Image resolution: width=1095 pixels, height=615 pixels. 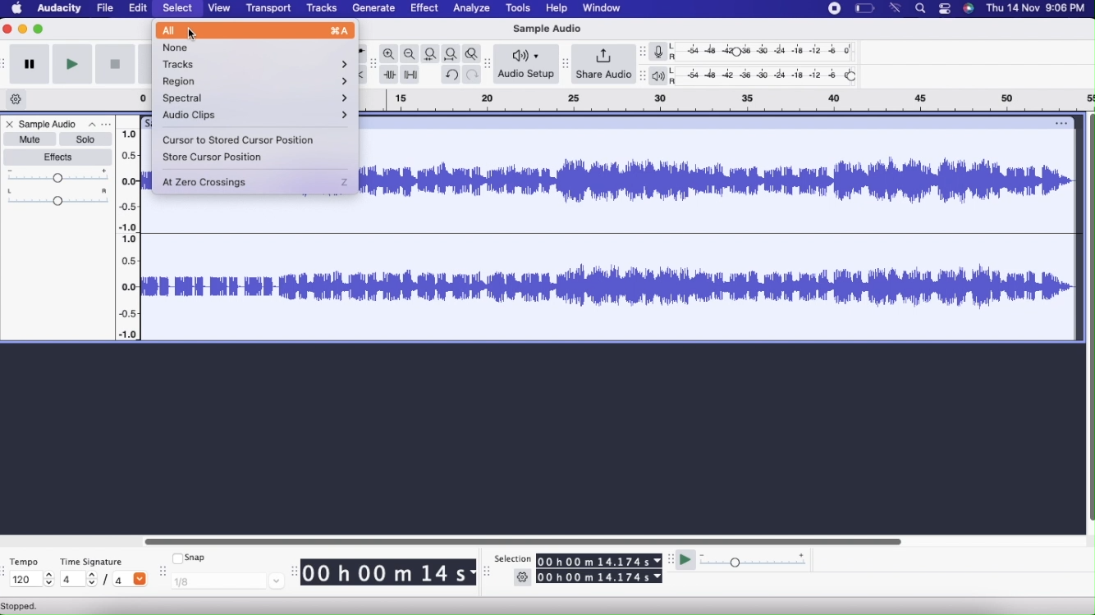 What do you see at coordinates (18, 99) in the screenshot?
I see `Timeline options` at bounding box center [18, 99].